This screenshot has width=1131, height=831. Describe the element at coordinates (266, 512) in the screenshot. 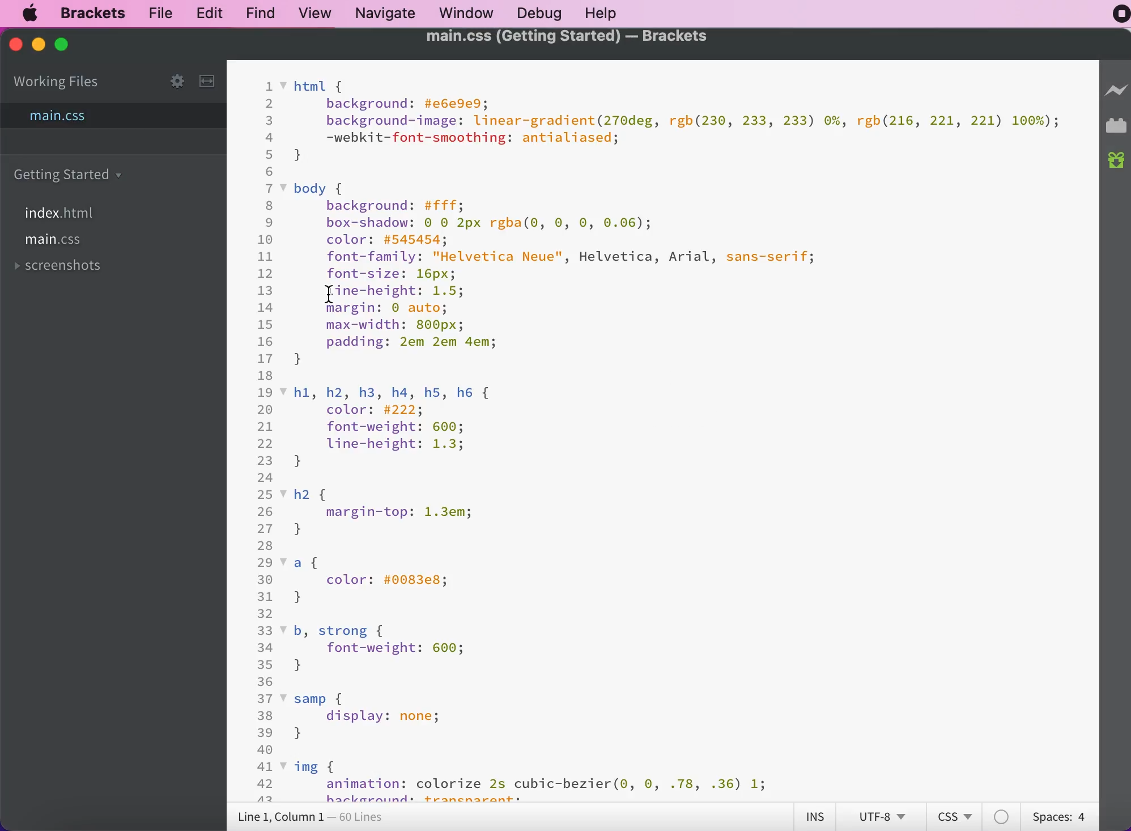

I see `26` at that location.